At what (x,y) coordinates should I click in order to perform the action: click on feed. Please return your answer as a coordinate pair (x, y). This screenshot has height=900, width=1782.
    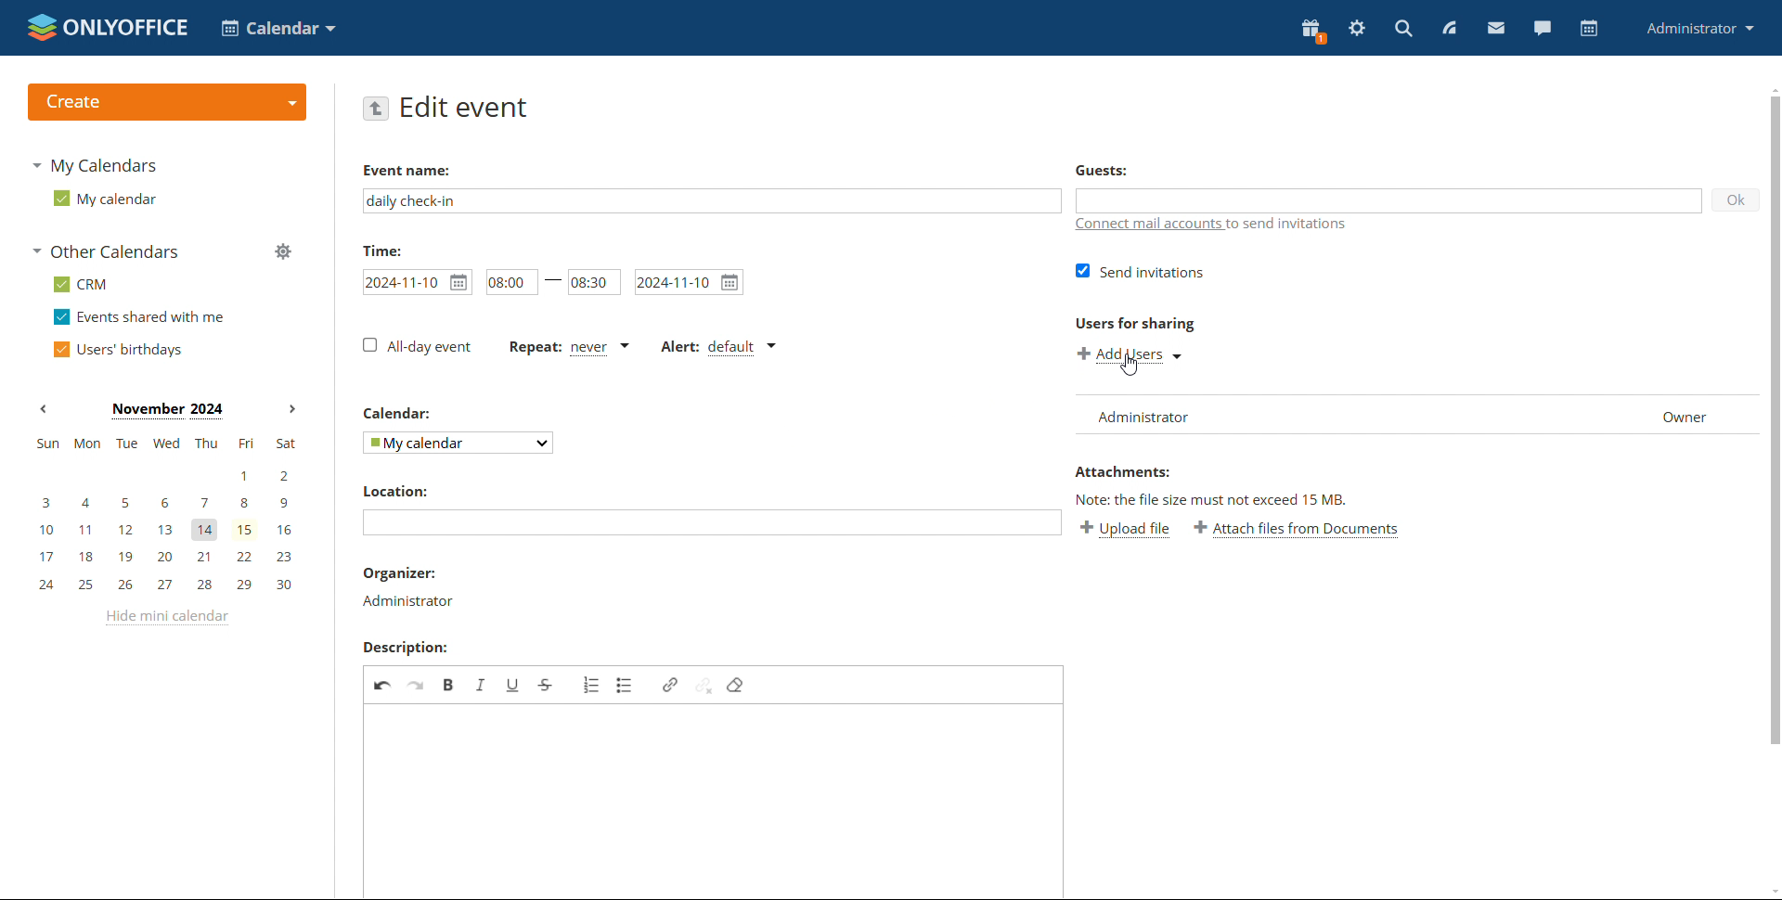
    Looking at the image, I should click on (1448, 28).